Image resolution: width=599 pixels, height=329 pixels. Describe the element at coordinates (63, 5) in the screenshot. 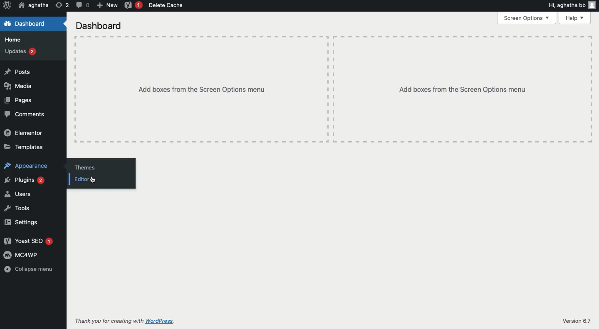

I see `Revision` at that location.